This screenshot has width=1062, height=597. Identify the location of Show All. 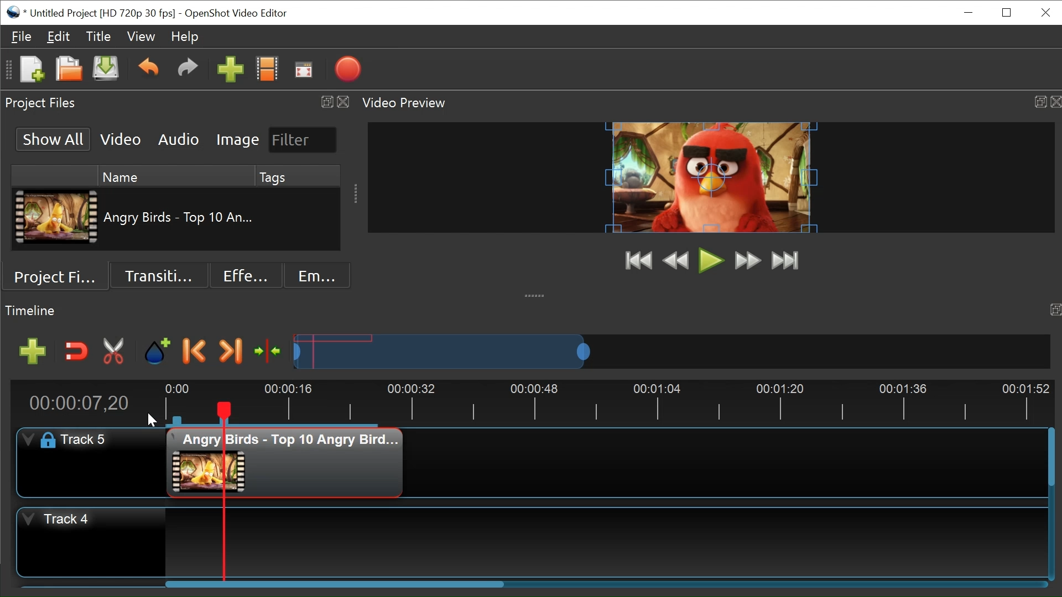
(55, 139).